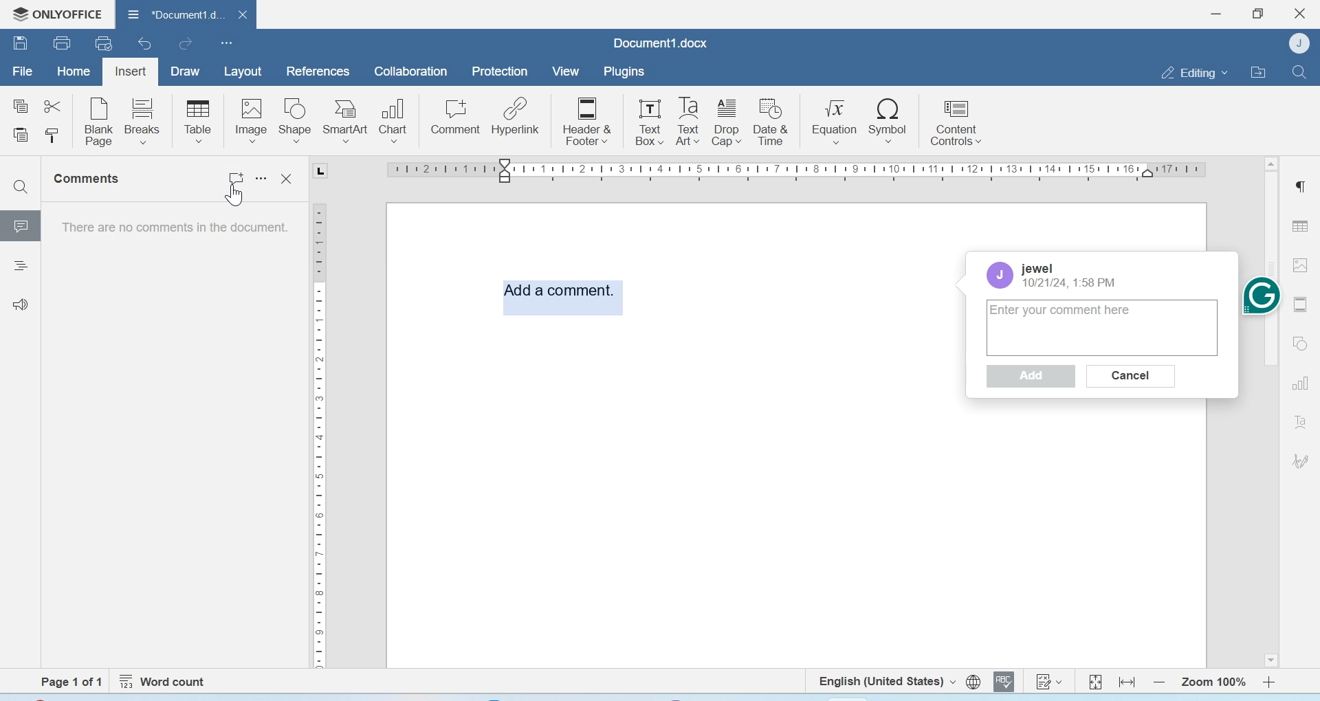  Describe the element at coordinates (21, 231) in the screenshot. I see `Comment icon` at that location.